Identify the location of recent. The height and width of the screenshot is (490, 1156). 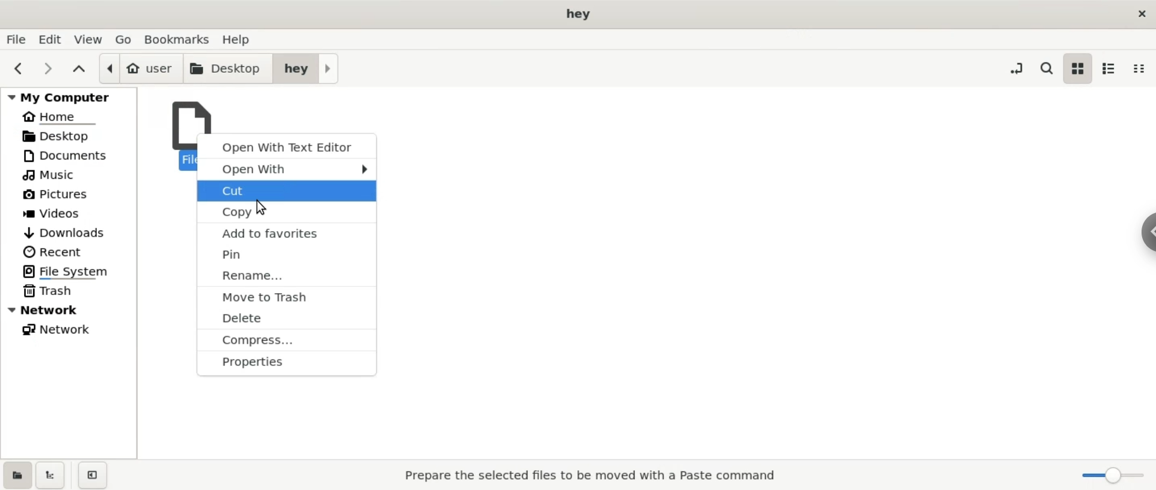
(74, 250).